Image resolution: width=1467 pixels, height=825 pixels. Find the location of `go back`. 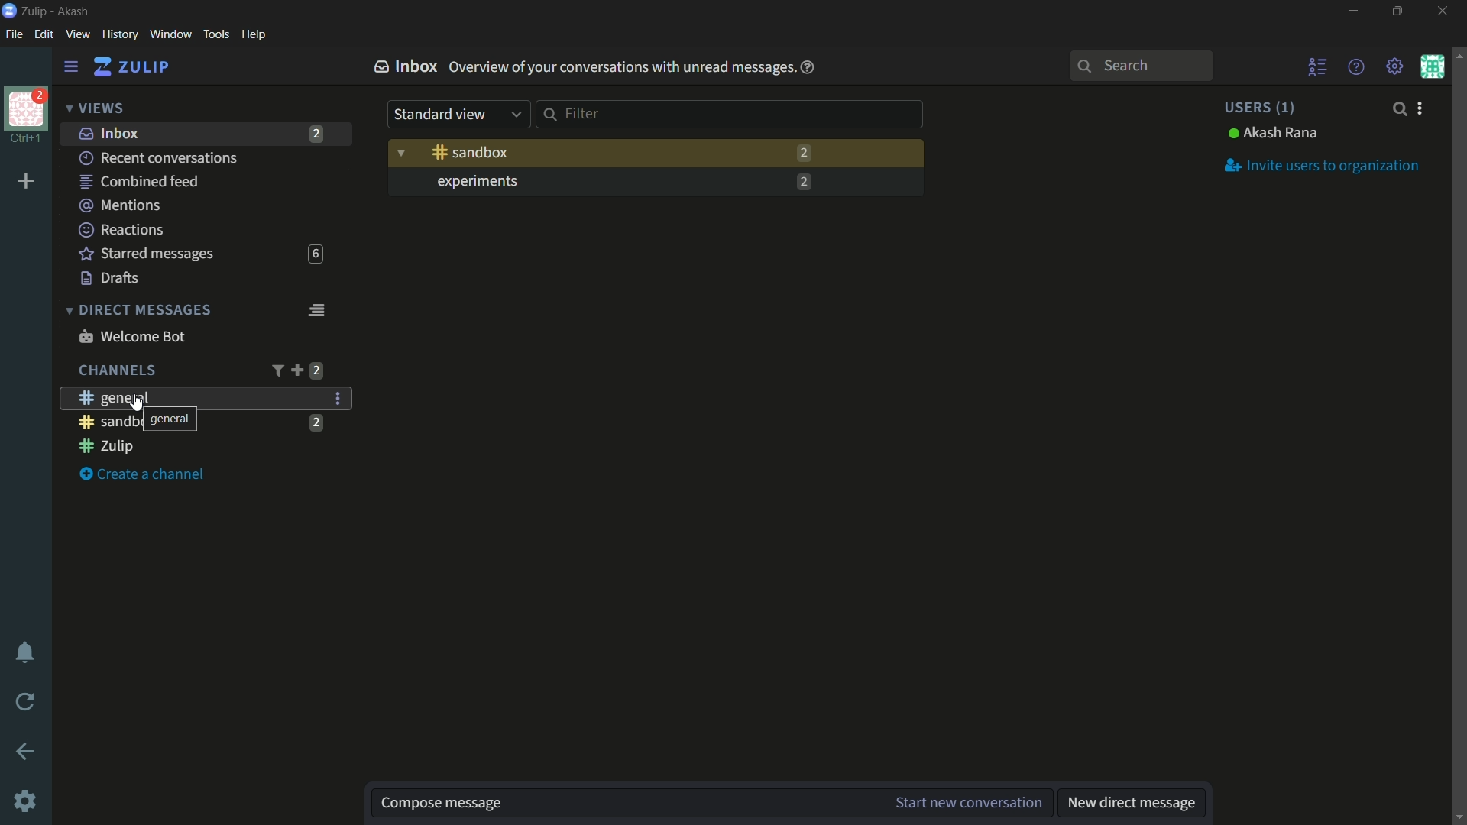

go back is located at coordinates (26, 752).